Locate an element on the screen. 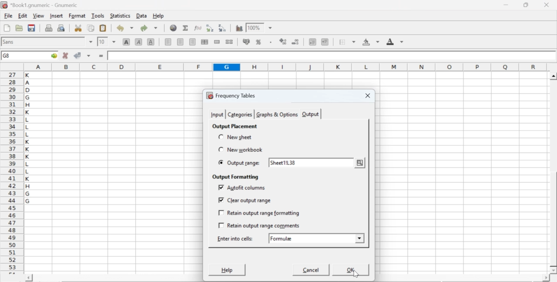 This screenshot has height=282, width=557. go to is located at coordinates (53, 55).